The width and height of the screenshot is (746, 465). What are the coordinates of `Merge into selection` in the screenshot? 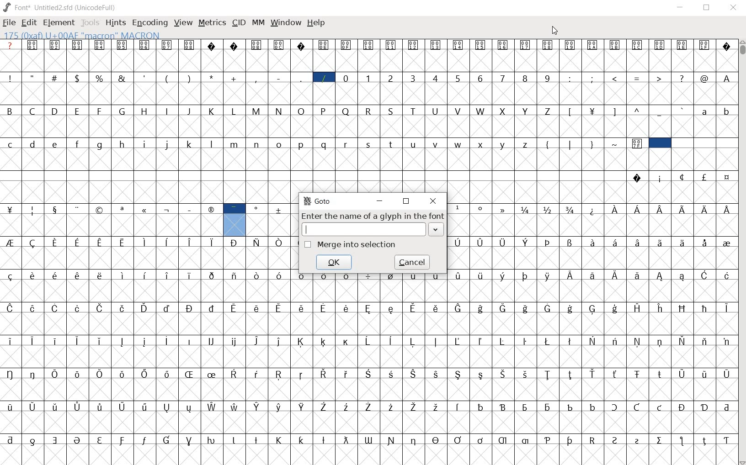 It's located at (352, 245).